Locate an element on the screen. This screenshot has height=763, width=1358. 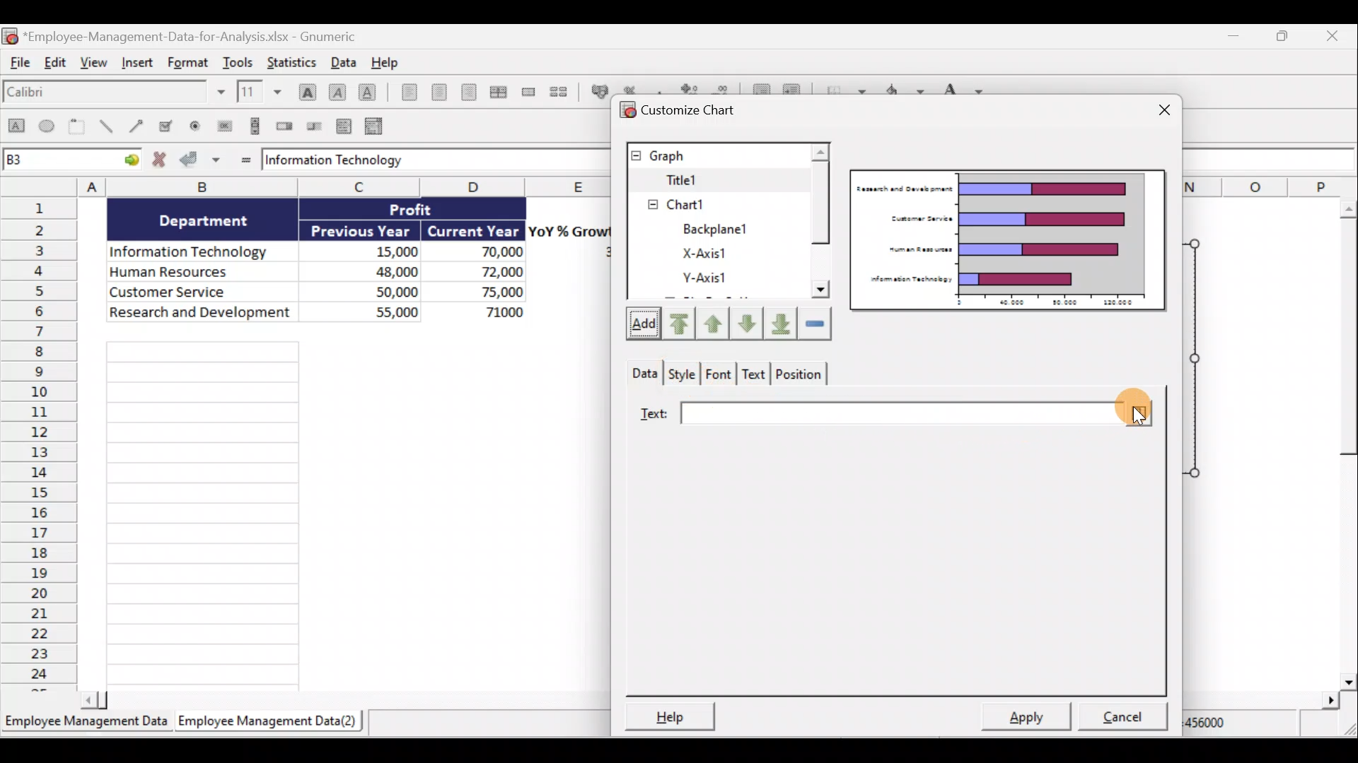
Font size 11 is located at coordinates (257, 91).